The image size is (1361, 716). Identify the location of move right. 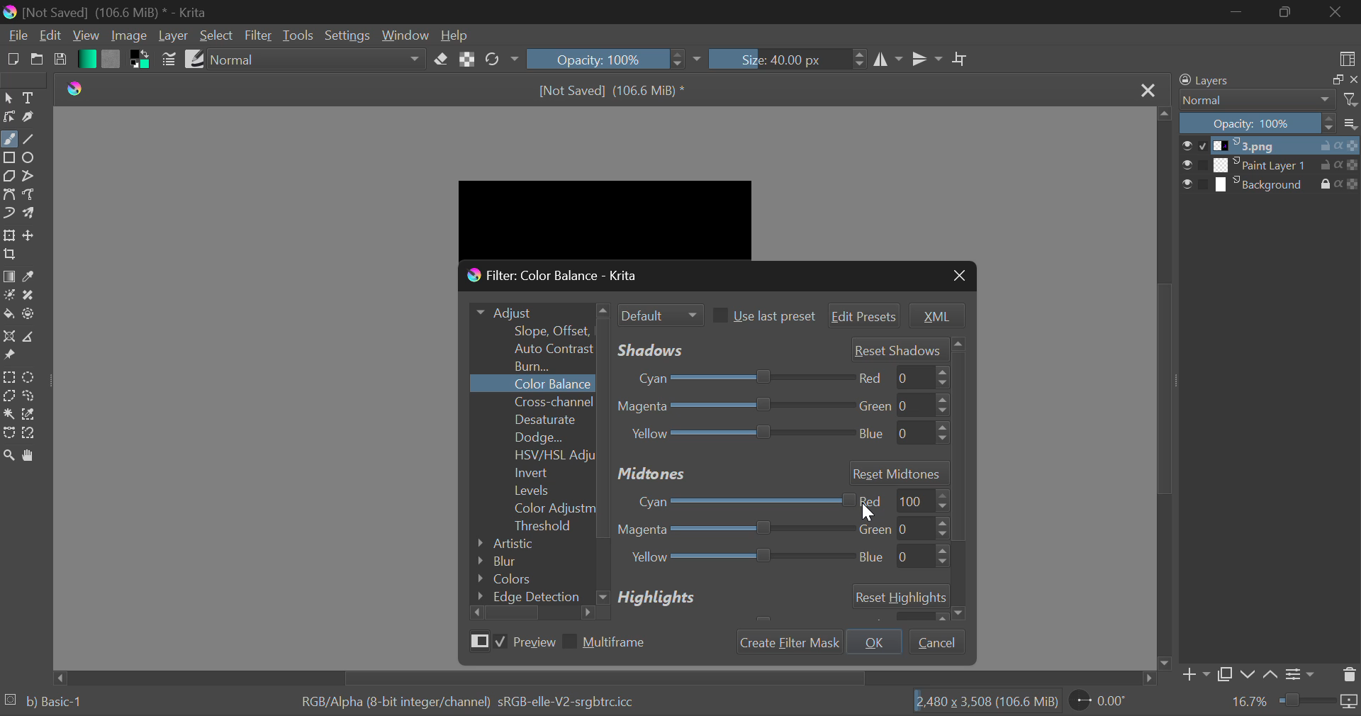
(1147, 678).